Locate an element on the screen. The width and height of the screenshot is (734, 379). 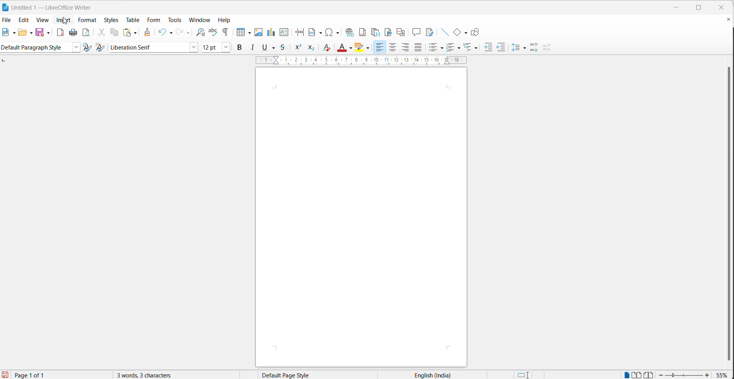
toggle ordered list  is located at coordinates (459, 48).